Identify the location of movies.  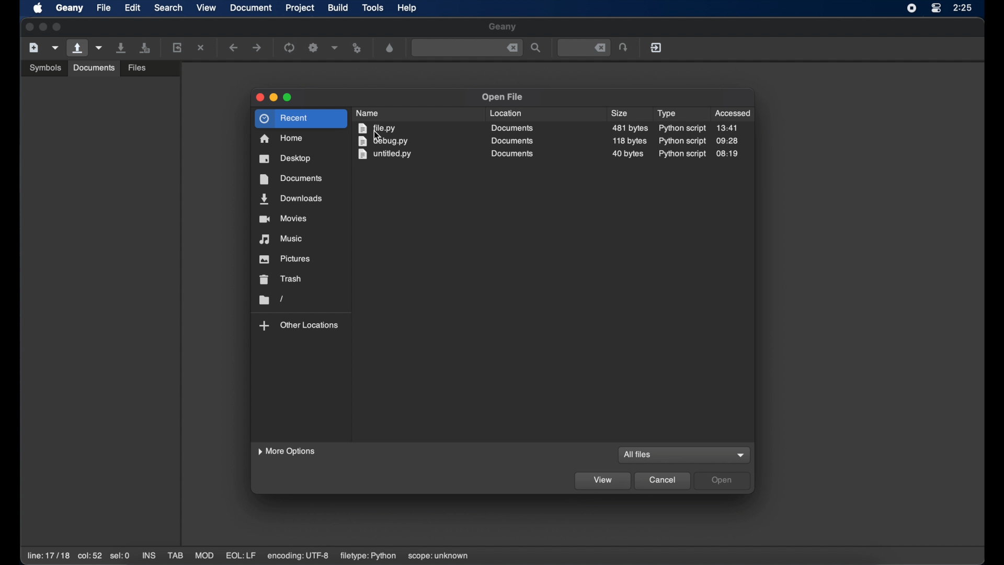
(283, 219).